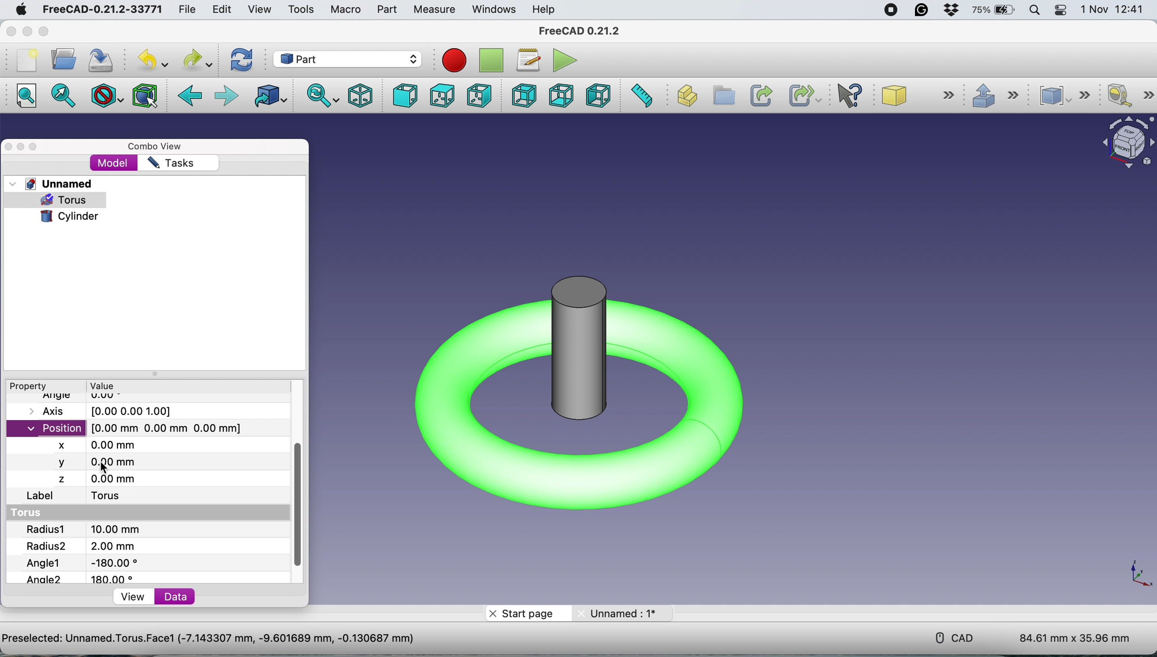 This screenshot has height=657, width=1157. Describe the element at coordinates (526, 59) in the screenshot. I see `macros` at that location.